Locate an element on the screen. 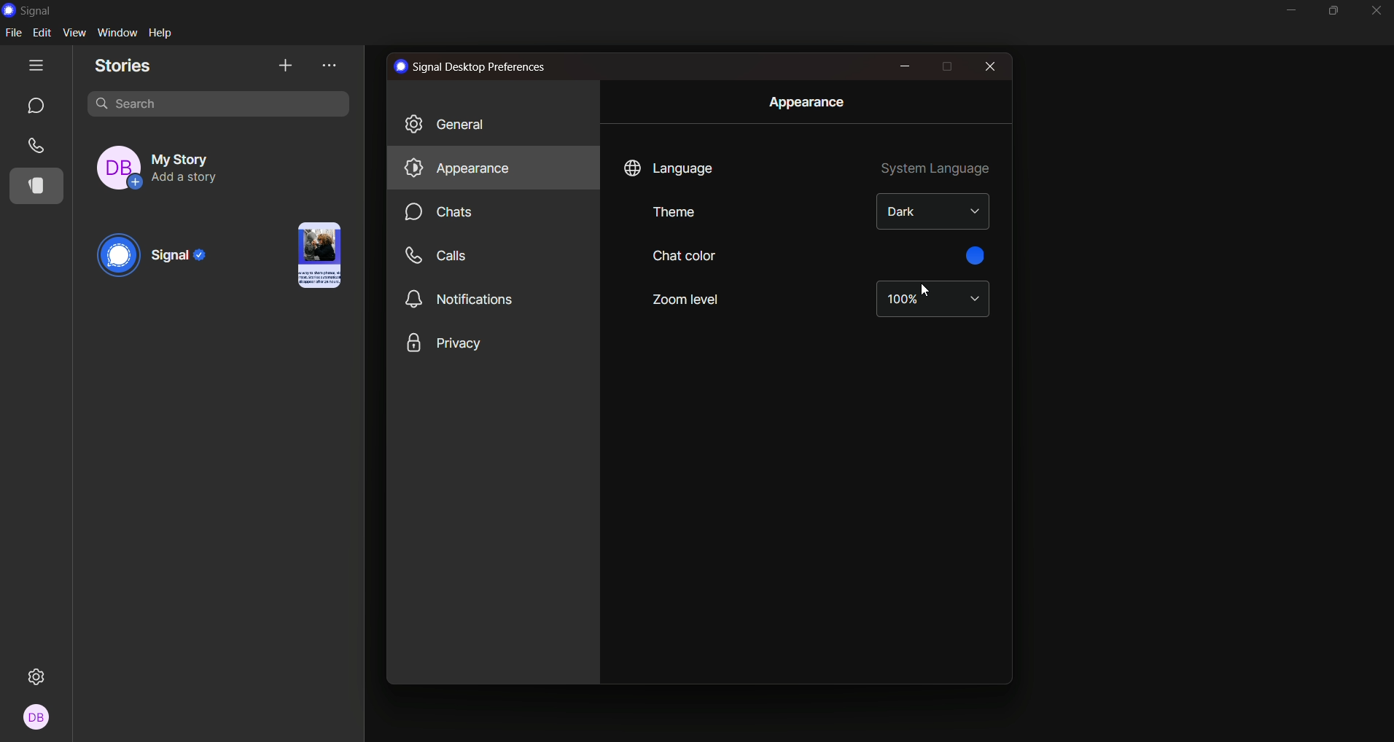 The height and width of the screenshot is (742, 1394). my story is located at coordinates (176, 164).